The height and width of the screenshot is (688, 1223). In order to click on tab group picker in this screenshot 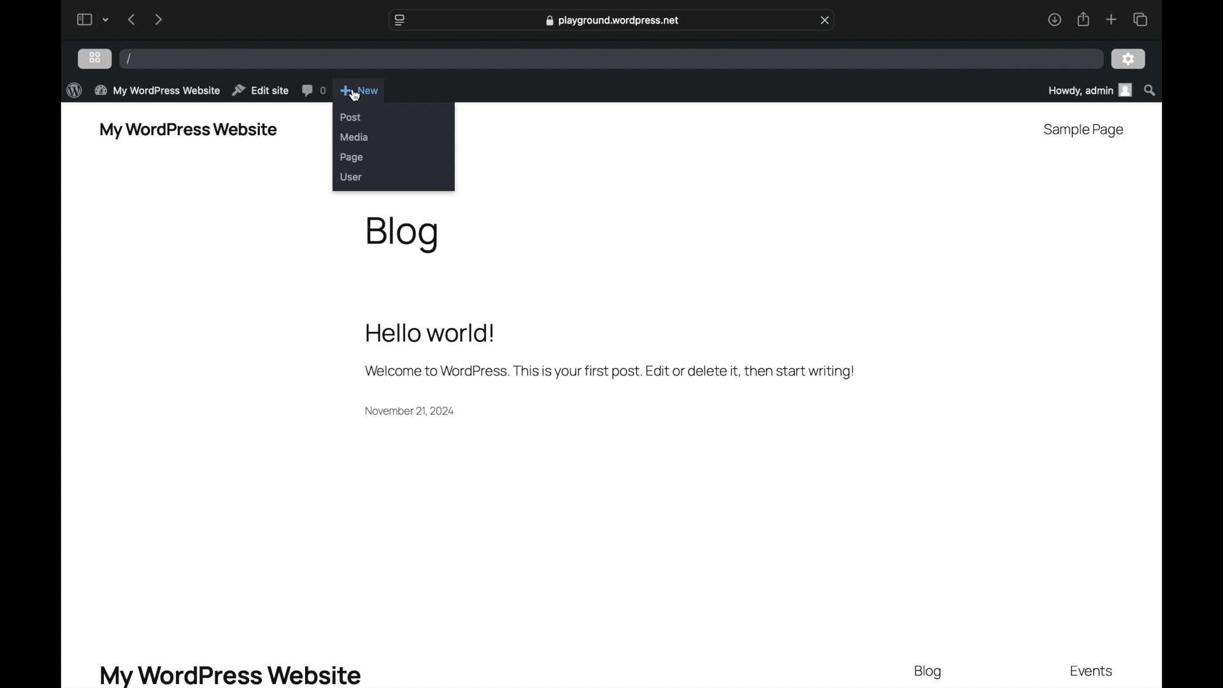, I will do `click(106, 19)`.